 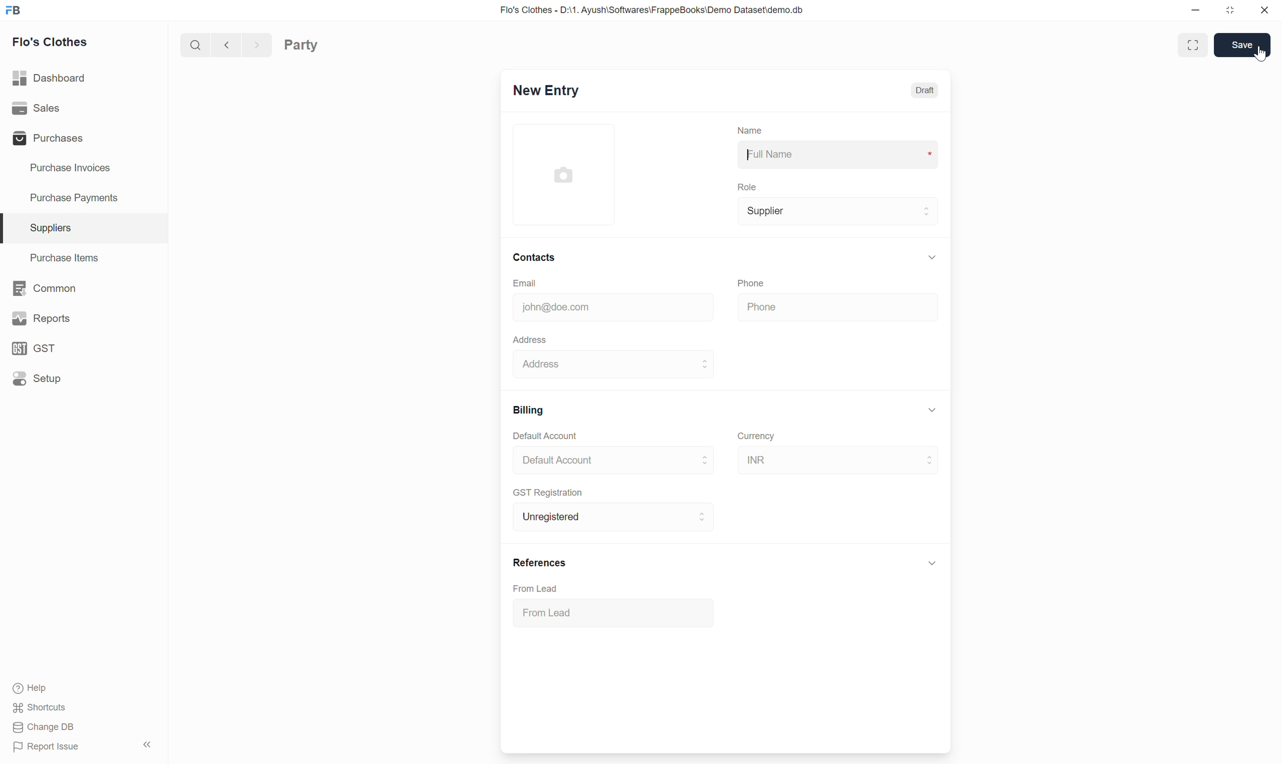 What do you see at coordinates (46, 727) in the screenshot?
I see `Change DB` at bounding box center [46, 727].